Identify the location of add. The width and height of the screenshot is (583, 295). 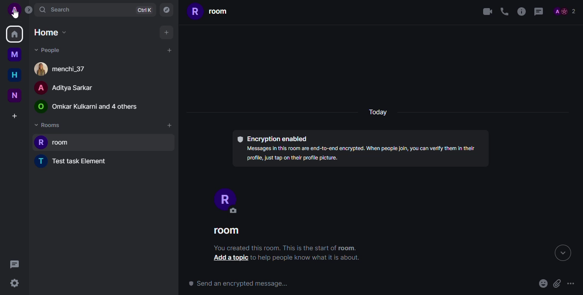
(169, 126).